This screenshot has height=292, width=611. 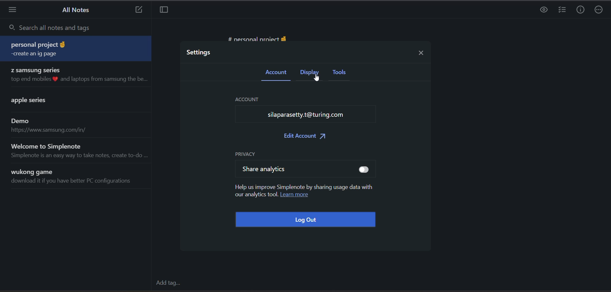 What do you see at coordinates (169, 284) in the screenshot?
I see `add tag` at bounding box center [169, 284].